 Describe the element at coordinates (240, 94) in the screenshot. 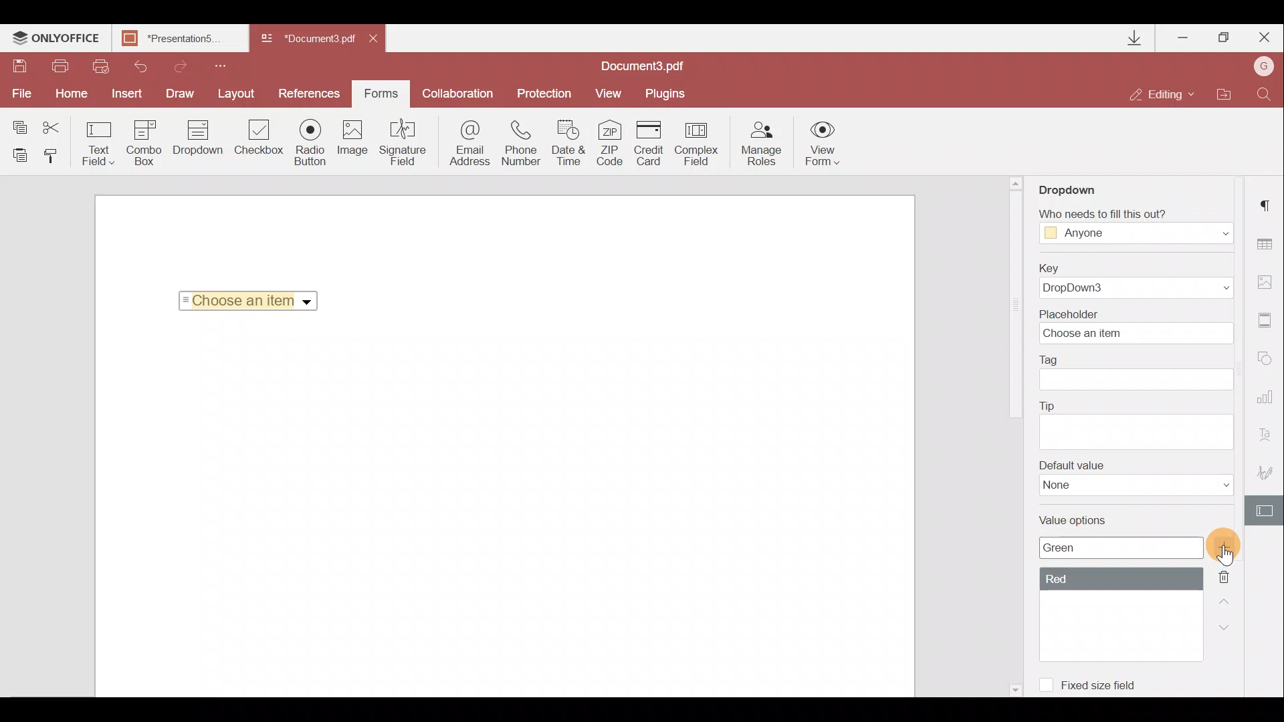

I see `Layout` at that location.